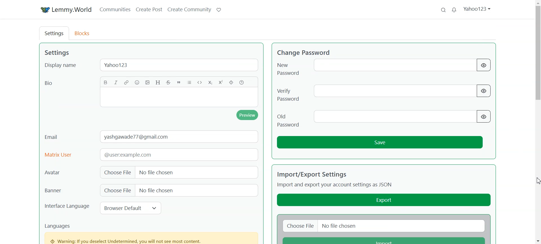 This screenshot has height=244, width=541. What do you see at coordinates (67, 209) in the screenshot?
I see `Interface Language` at bounding box center [67, 209].